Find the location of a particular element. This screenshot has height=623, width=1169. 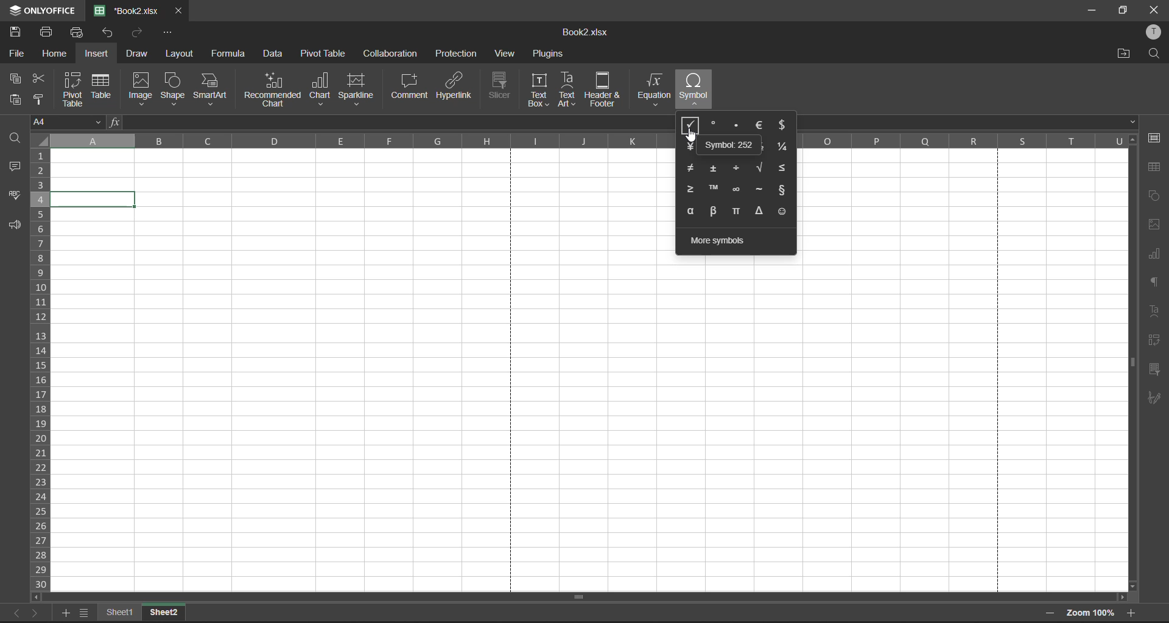

close is located at coordinates (178, 10).